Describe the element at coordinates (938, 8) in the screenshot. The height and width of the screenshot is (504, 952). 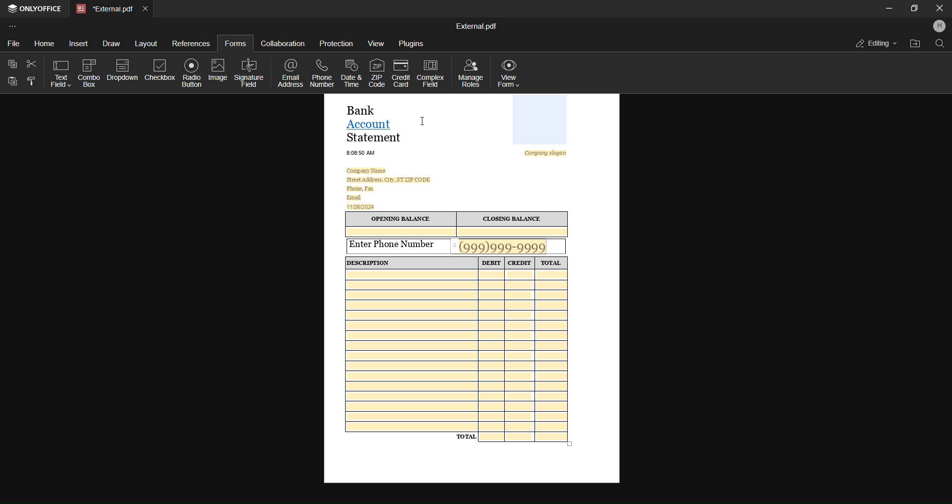
I see `Close` at that location.